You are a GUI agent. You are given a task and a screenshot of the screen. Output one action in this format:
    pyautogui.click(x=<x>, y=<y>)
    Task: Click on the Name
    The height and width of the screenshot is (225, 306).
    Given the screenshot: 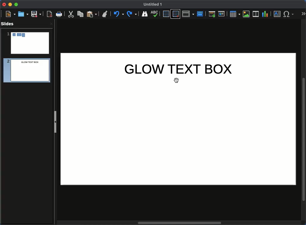 What is the action you would take?
    pyautogui.click(x=153, y=4)
    